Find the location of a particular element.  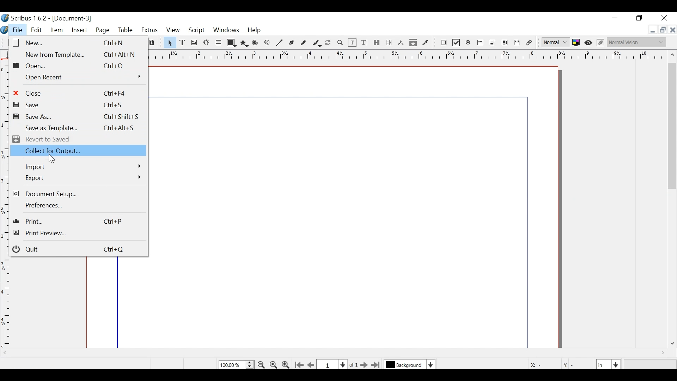

Revert to Saved is located at coordinates (45, 139).